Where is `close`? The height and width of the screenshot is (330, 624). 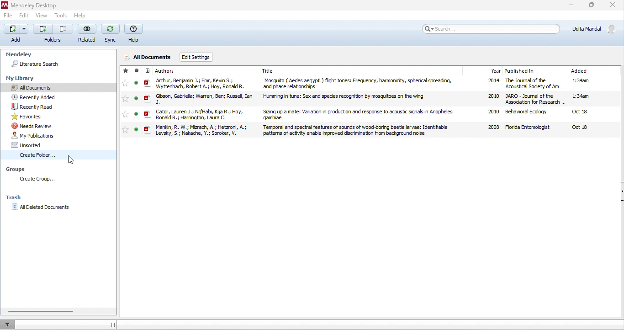
close is located at coordinates (612, 5).